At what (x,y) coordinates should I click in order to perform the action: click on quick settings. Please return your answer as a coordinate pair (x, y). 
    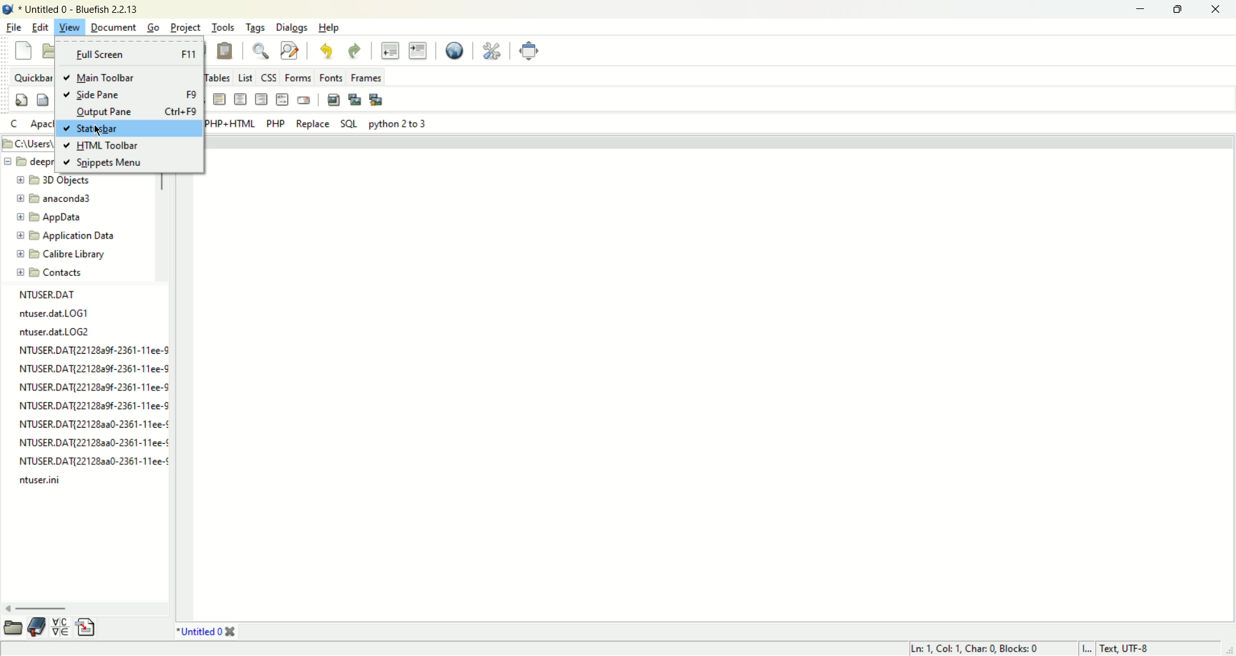
    Looking at the image, I should click on (23, 100).